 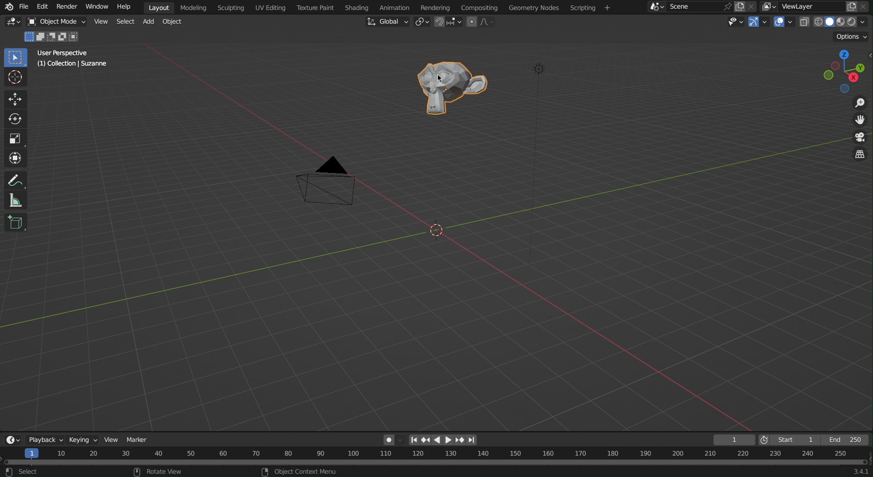 I want to click on Object, so click(x=175, y=24).